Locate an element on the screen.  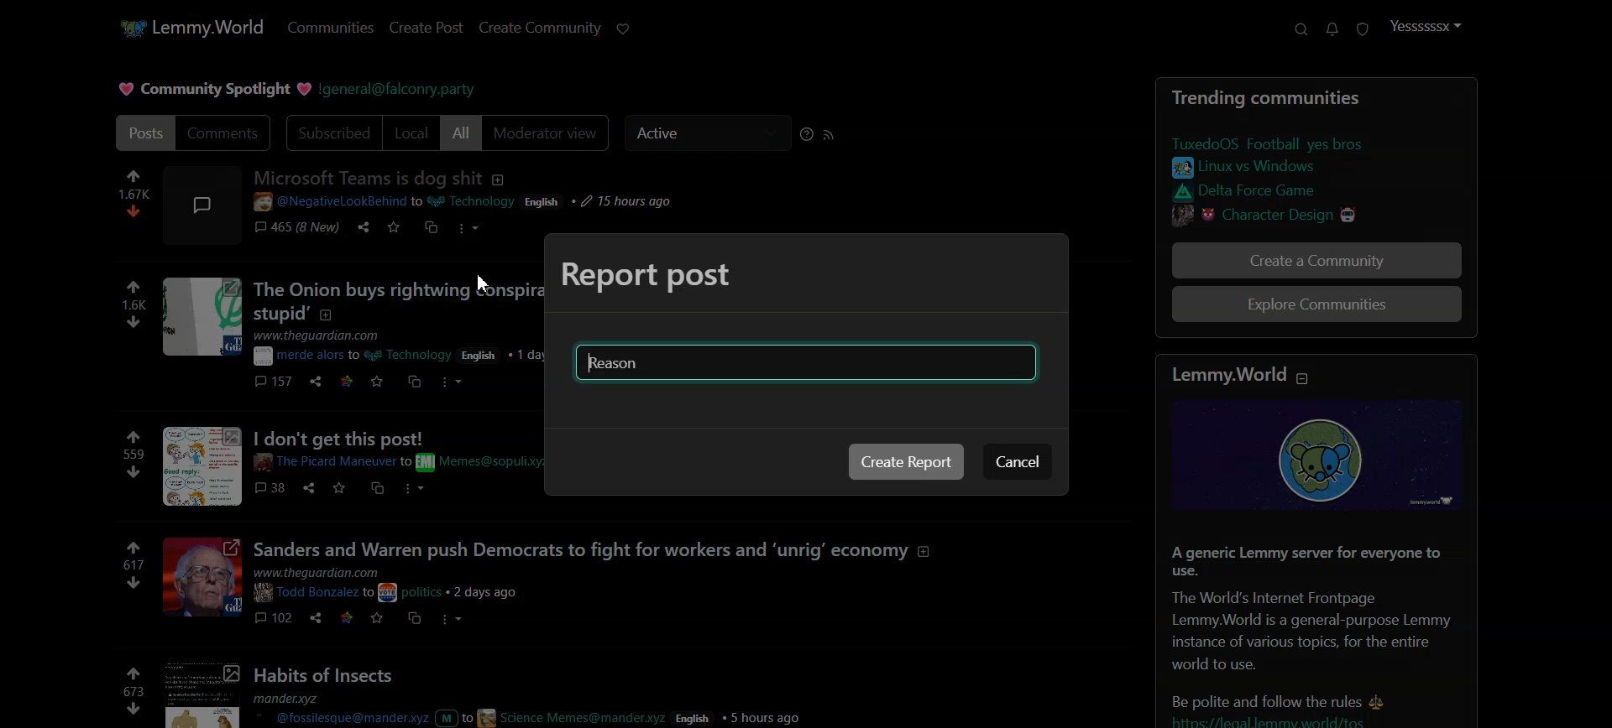
Subscribed is located at coordinates (332, 133).